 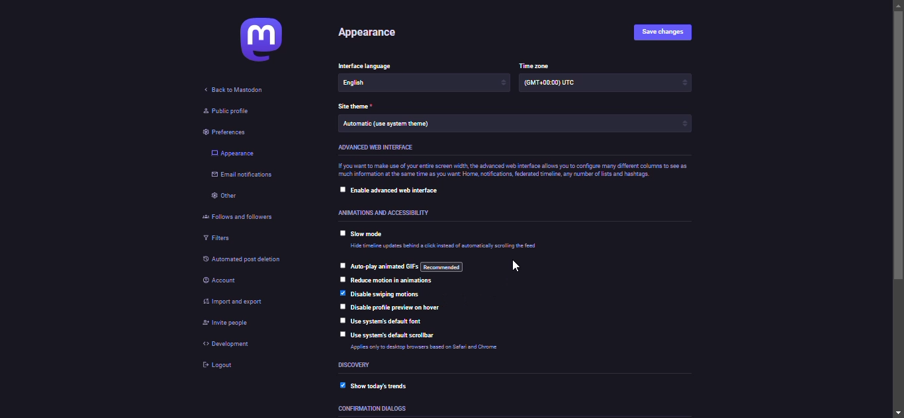 What do you see at coordinates (410, 267) in the screenshot?
I see `auto play animated gif's` at bounding box center [410, 267].